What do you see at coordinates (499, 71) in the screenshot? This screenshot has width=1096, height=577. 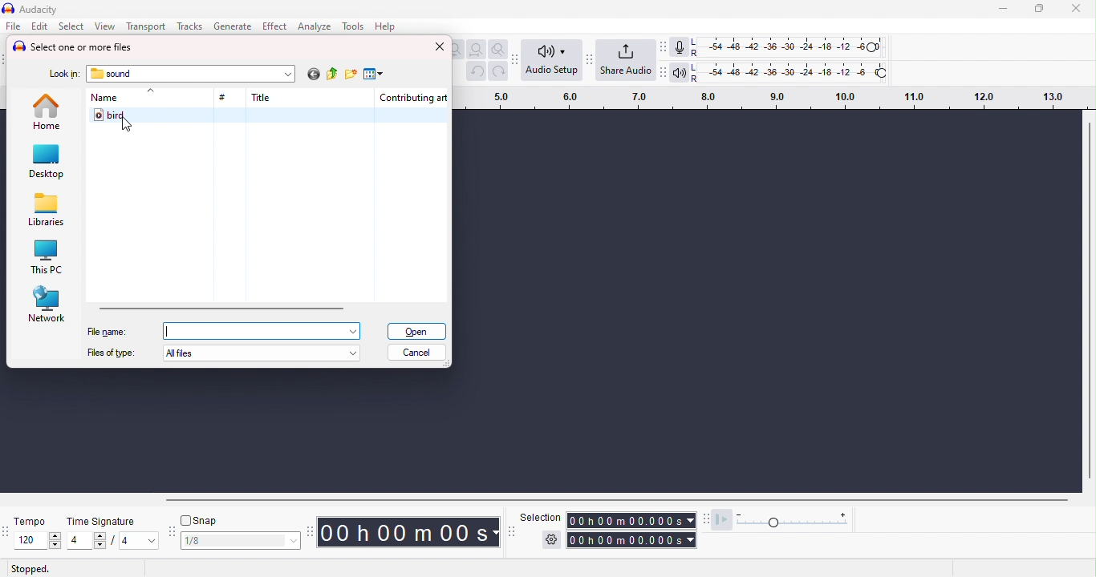 I see `redo` at bounding box center [499, 71].